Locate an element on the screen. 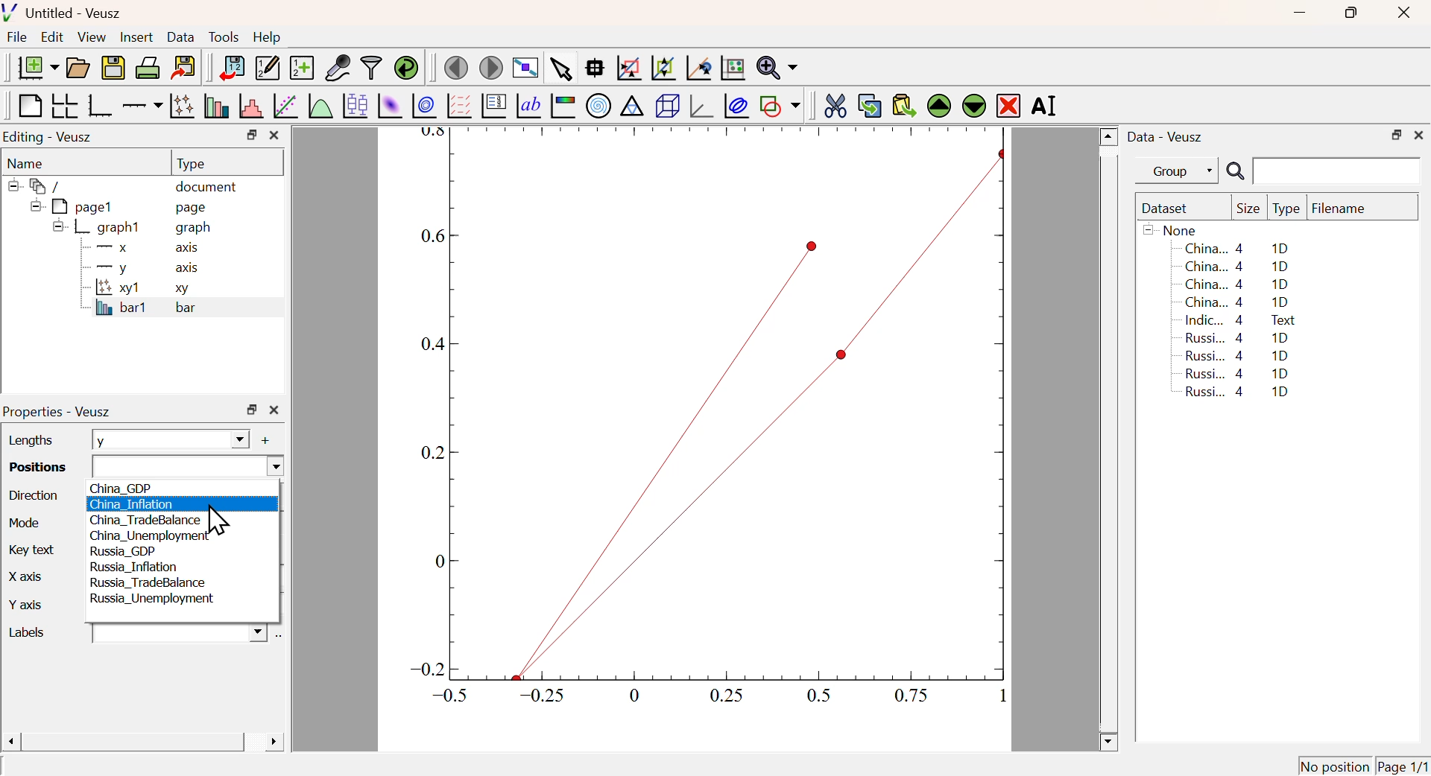 This screenshot has height=776, width=1431. Select using dataset Browser is located at coordinates (273, 637).